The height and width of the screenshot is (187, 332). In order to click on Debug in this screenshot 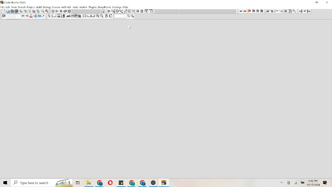, I will do `click(47, 7)`.